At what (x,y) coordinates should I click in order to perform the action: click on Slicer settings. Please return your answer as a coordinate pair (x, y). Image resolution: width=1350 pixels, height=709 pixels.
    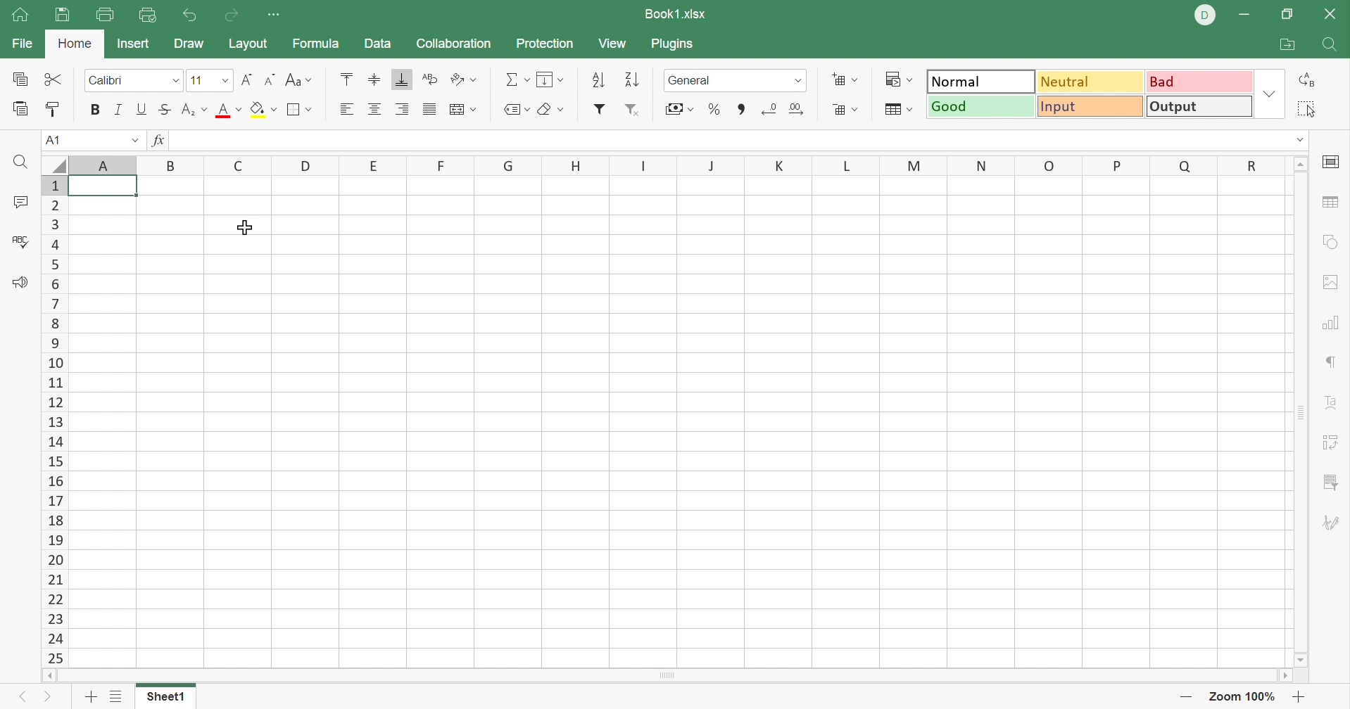
    Looking at the image, I should click on (1330, 483).